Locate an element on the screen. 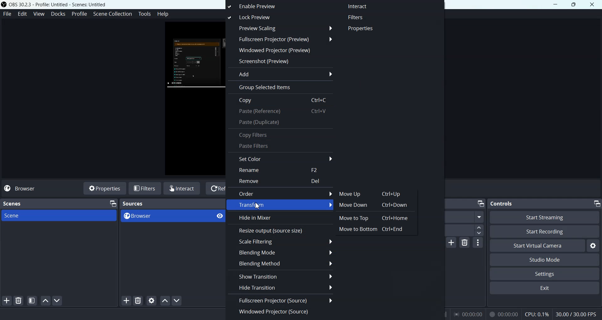  Move Down is located at coordinates (373, 205).